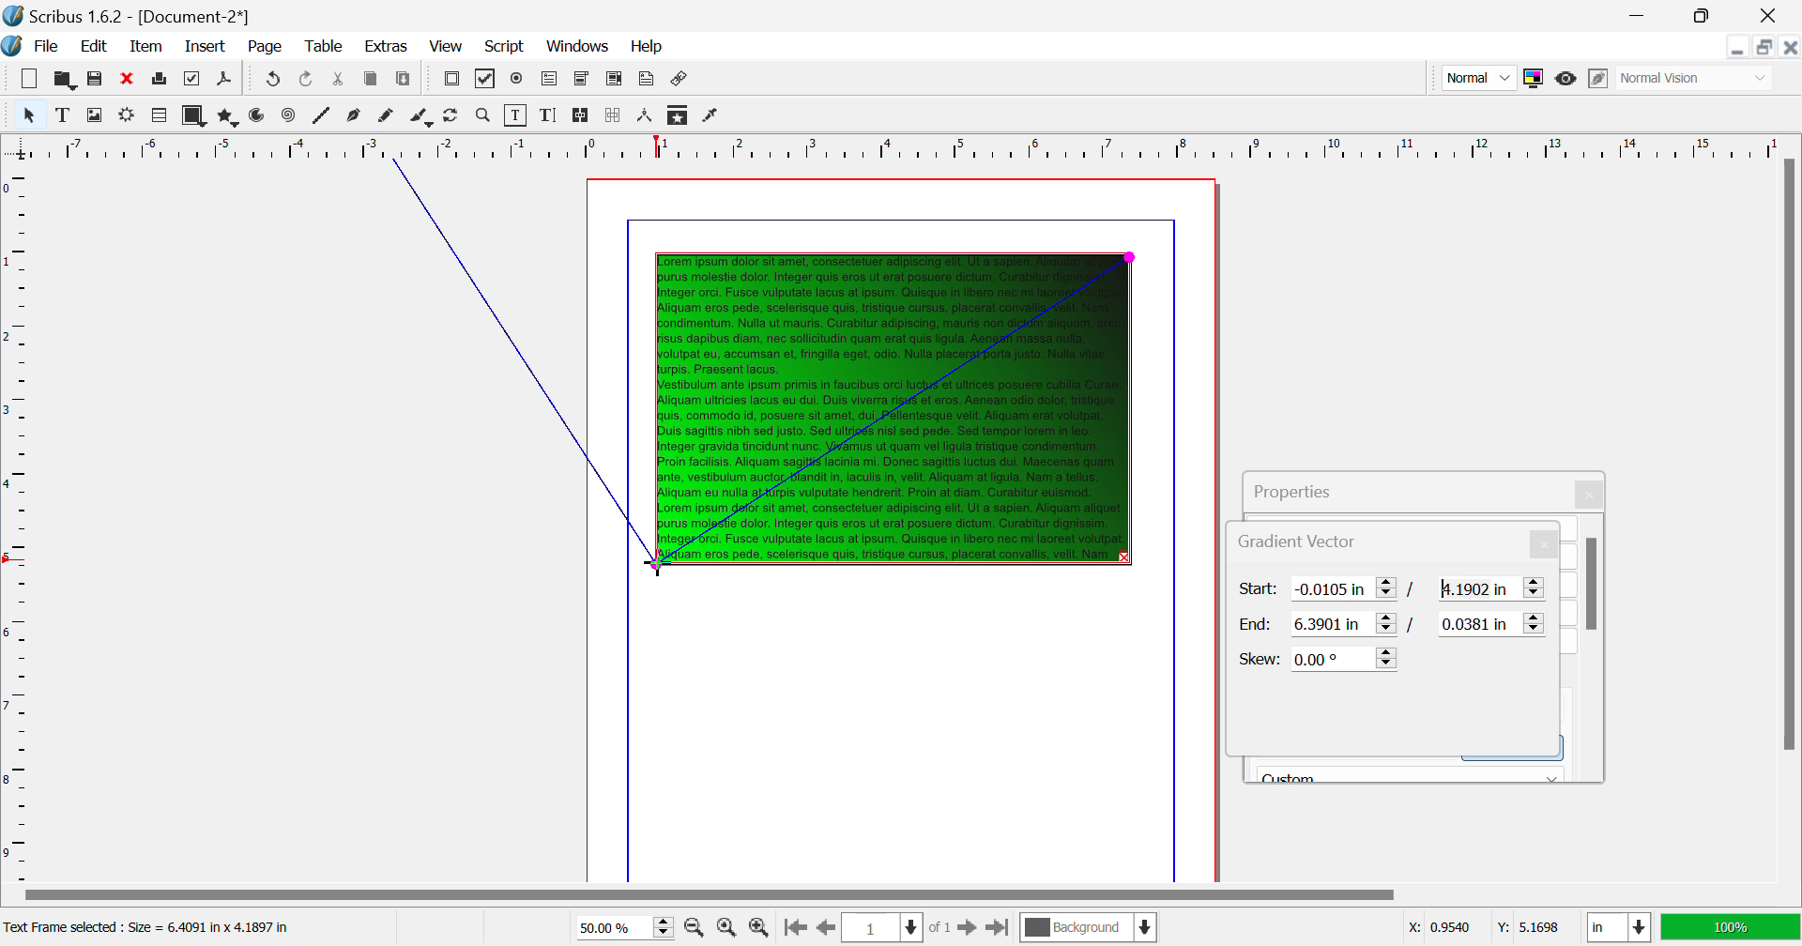 The image size is (1802, 946). What do you see at coordinates (326, 48) in the screenshot?
I see `Table` at bounding box center [326, 48].